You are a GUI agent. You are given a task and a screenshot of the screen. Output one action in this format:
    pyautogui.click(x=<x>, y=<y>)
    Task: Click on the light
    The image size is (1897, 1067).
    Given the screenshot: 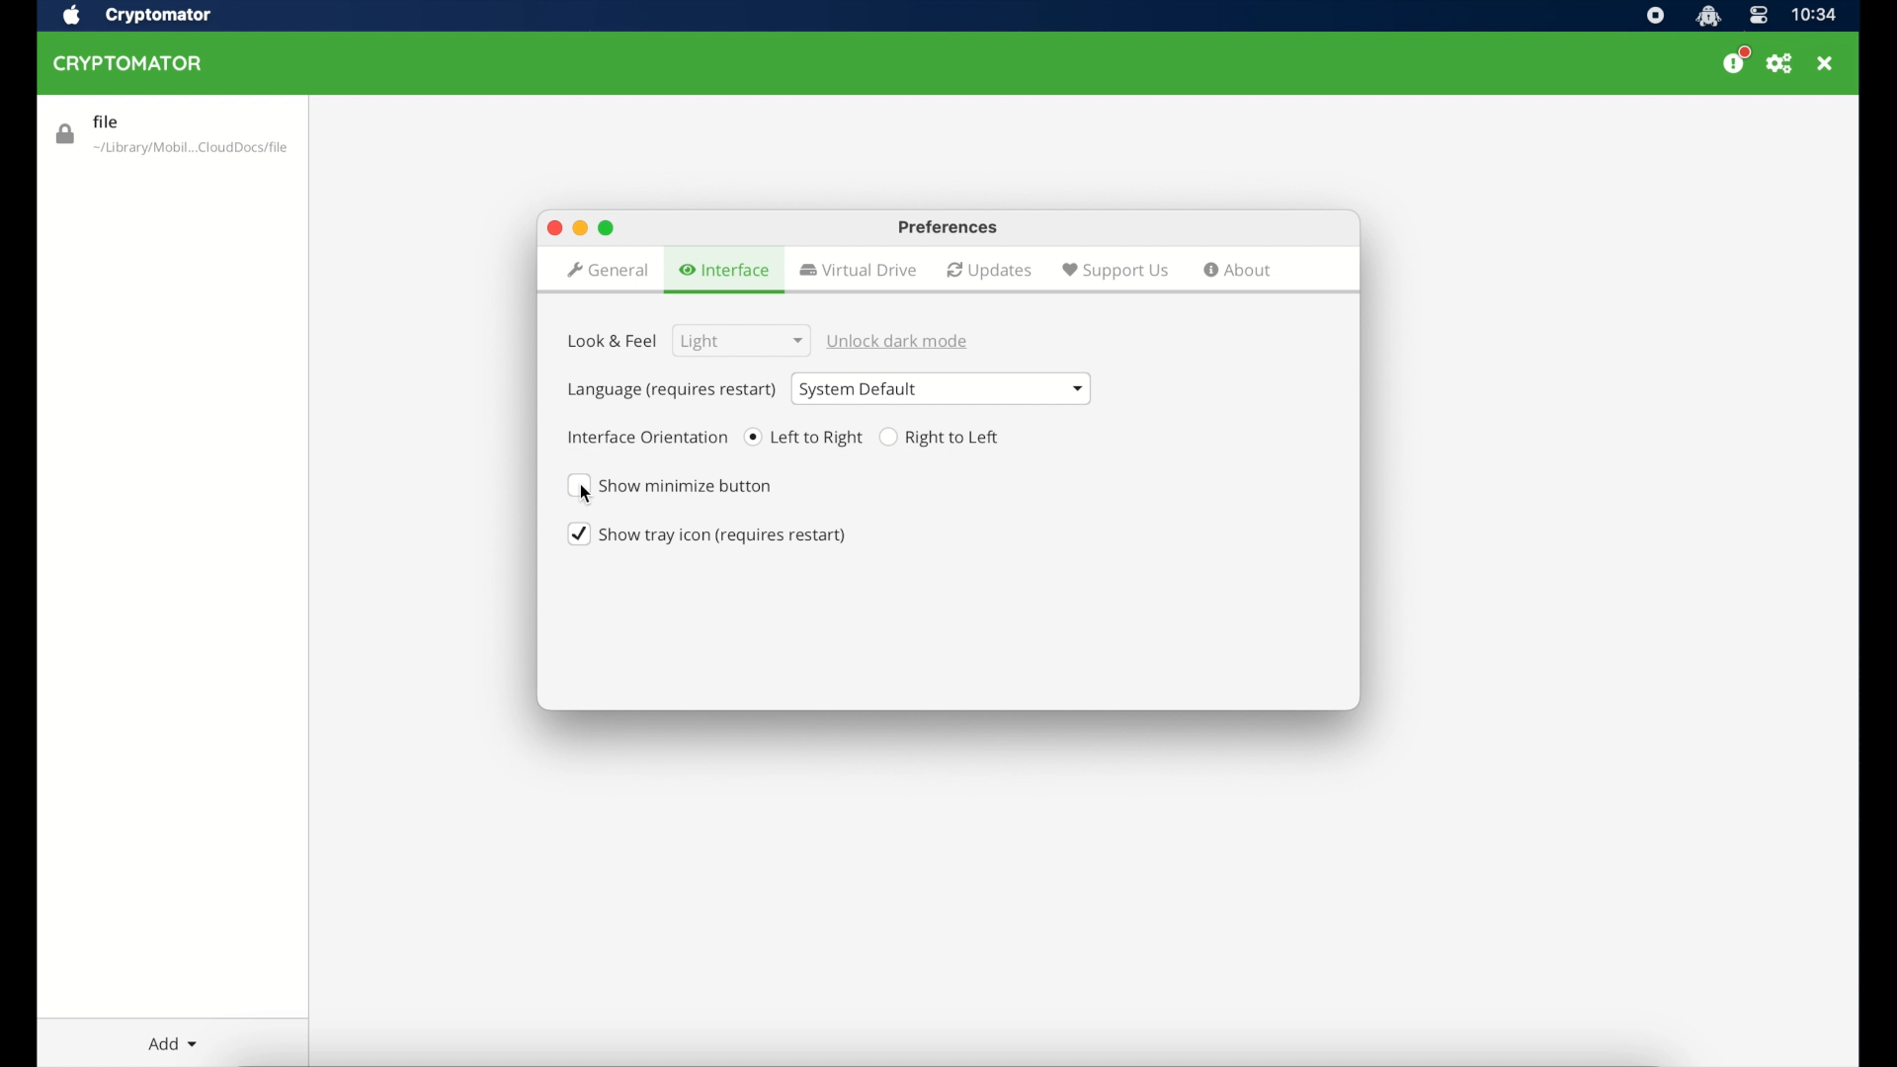 What is the action you would take?
    pyautogui.click(x=737, y=341)
    